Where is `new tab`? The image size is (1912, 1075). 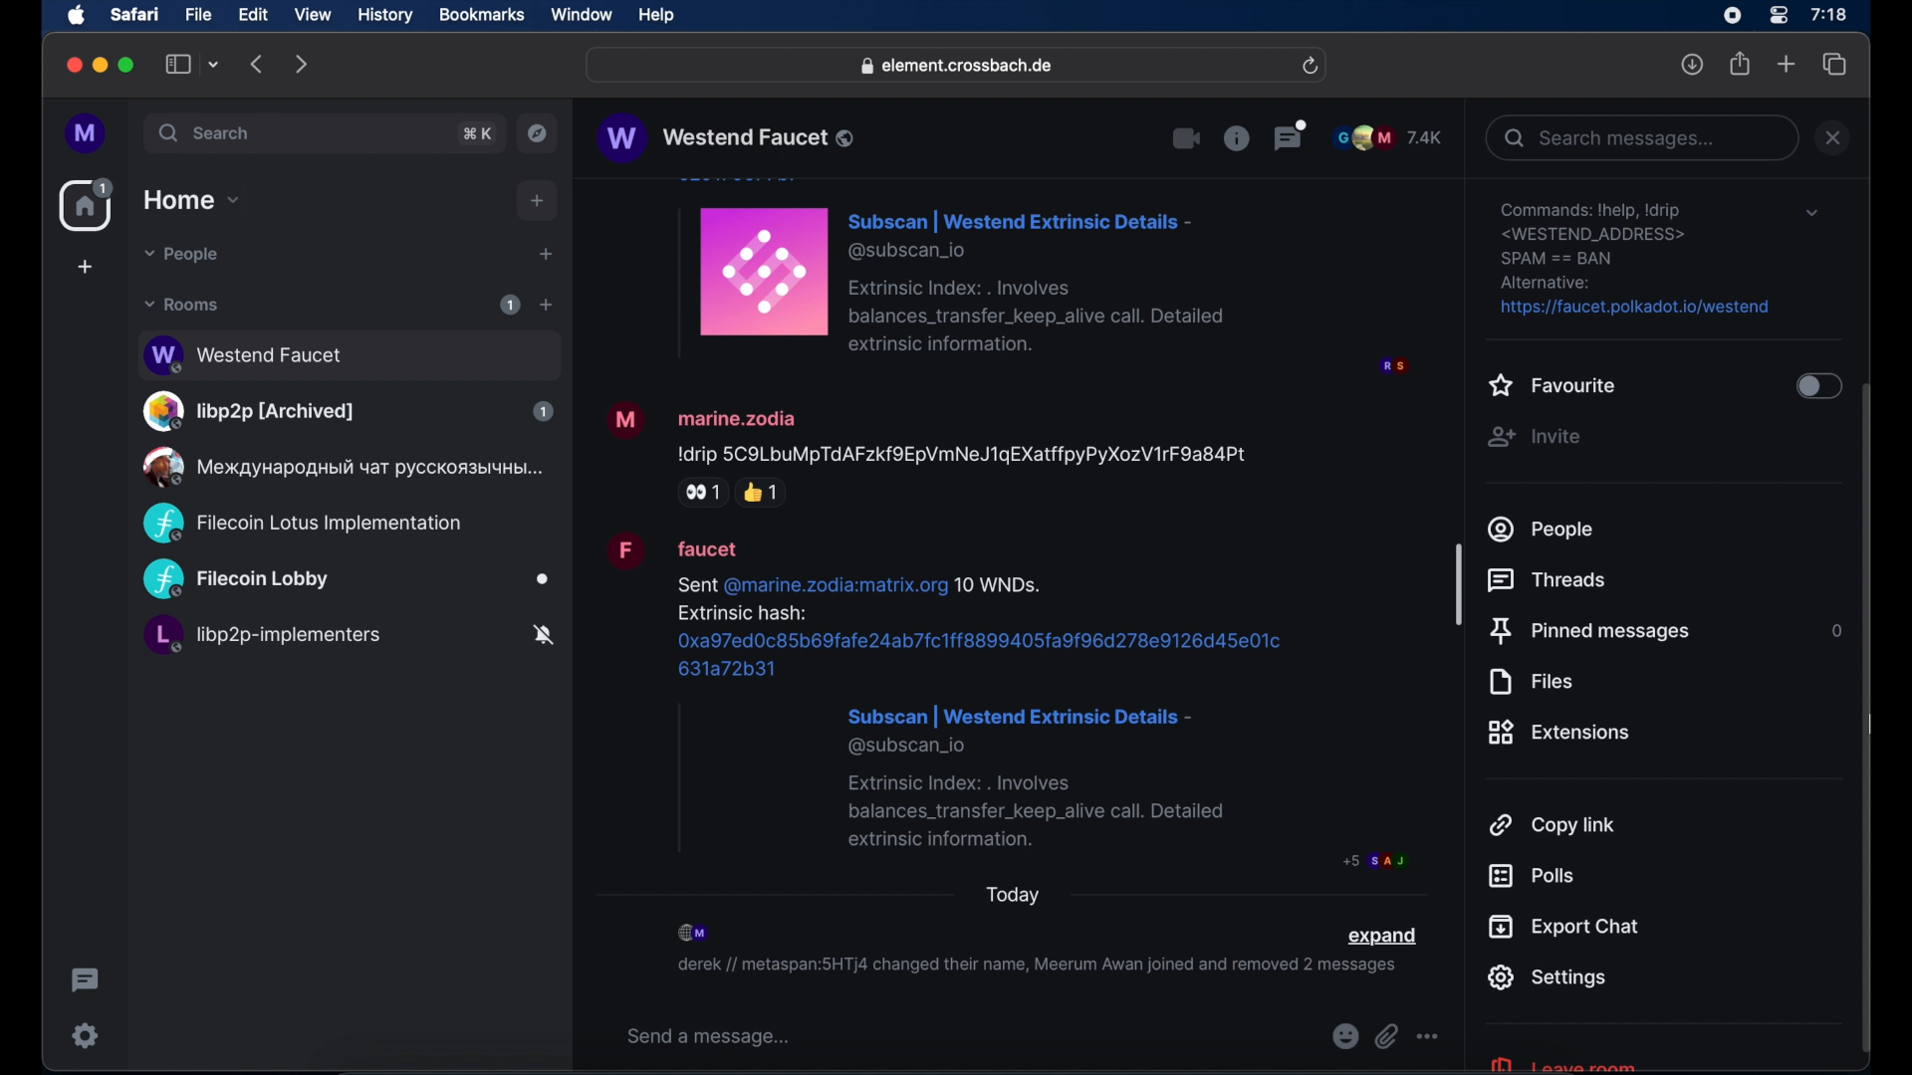 new tab is located at coordinates (1787, 63).